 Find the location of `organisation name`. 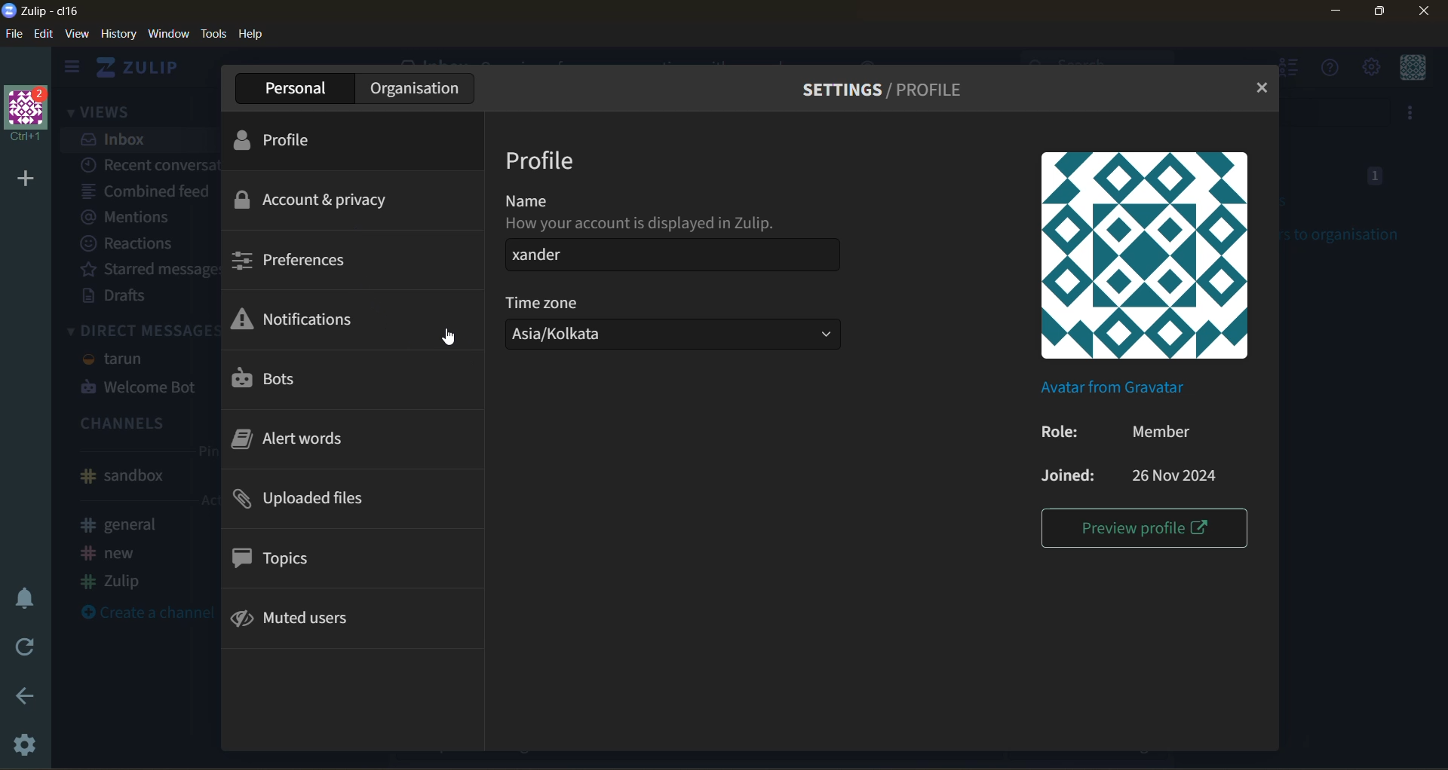

organisation name is located at coordinates (32, 115).